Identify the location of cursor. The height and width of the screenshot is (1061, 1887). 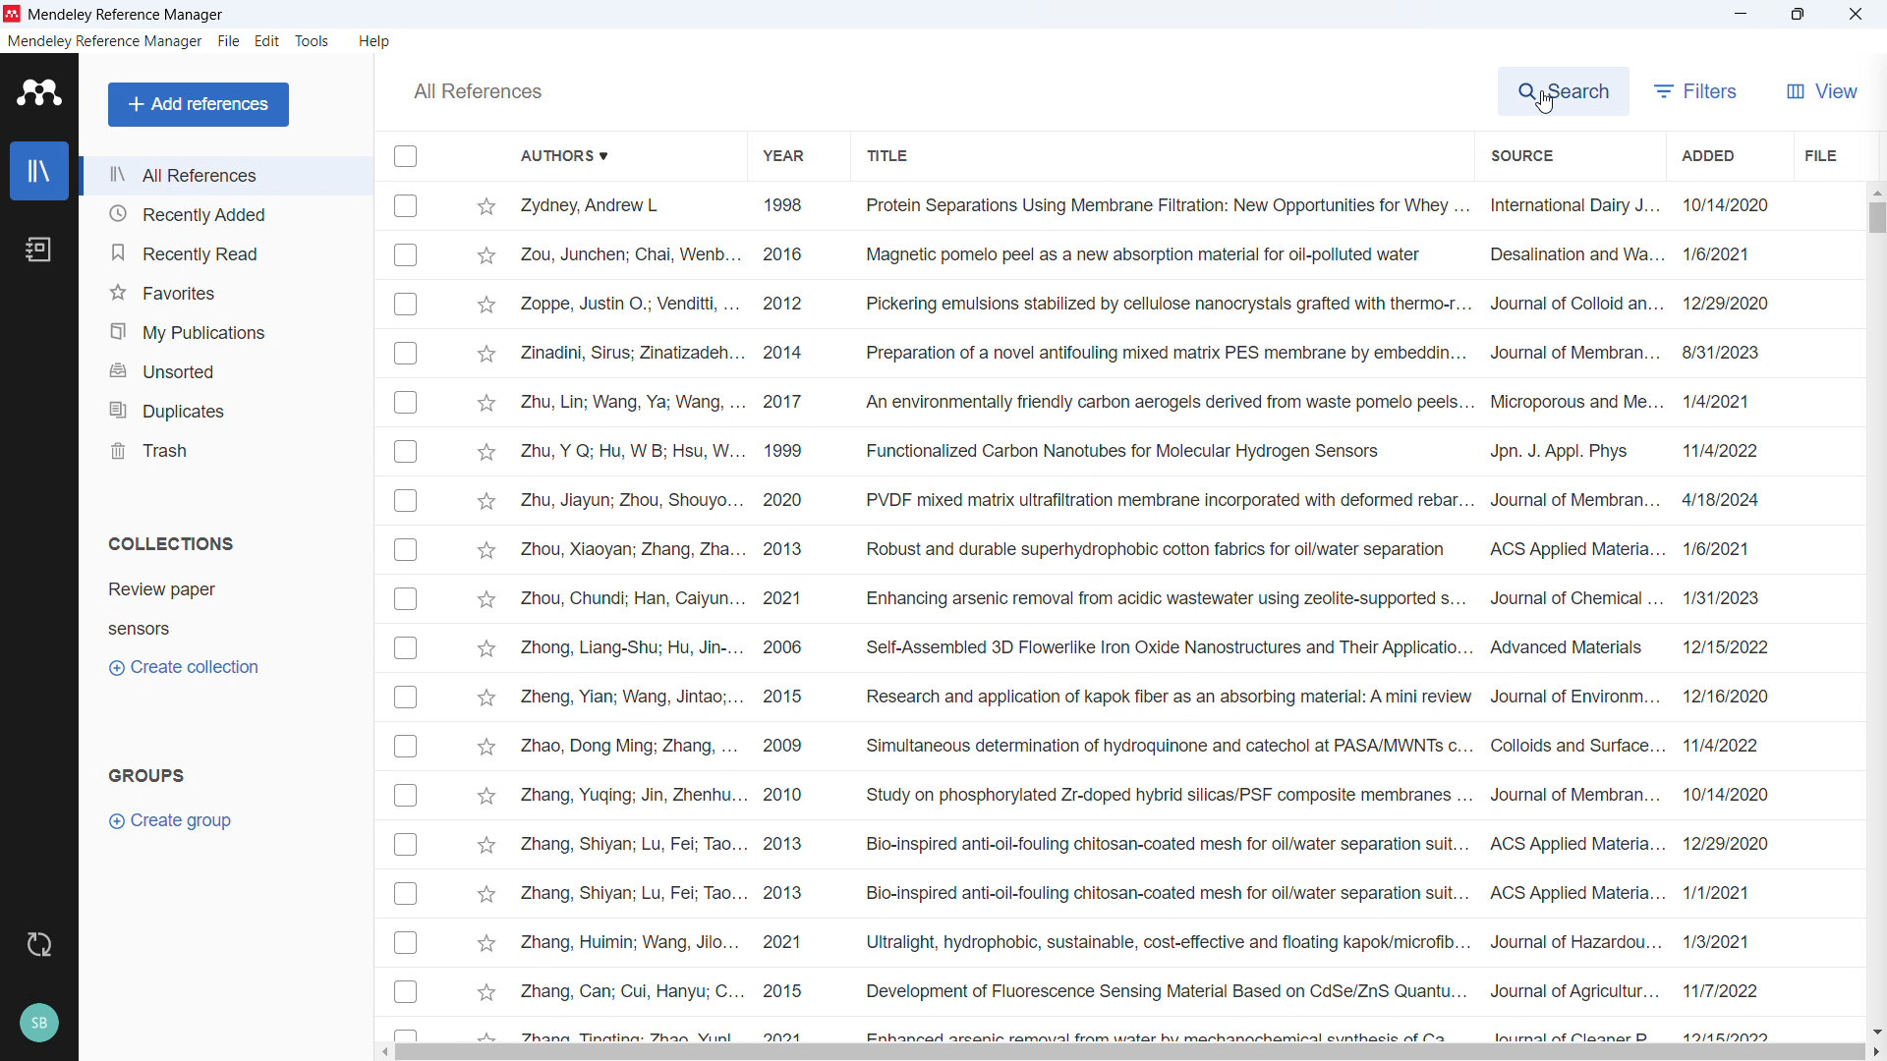
(1545, 102).